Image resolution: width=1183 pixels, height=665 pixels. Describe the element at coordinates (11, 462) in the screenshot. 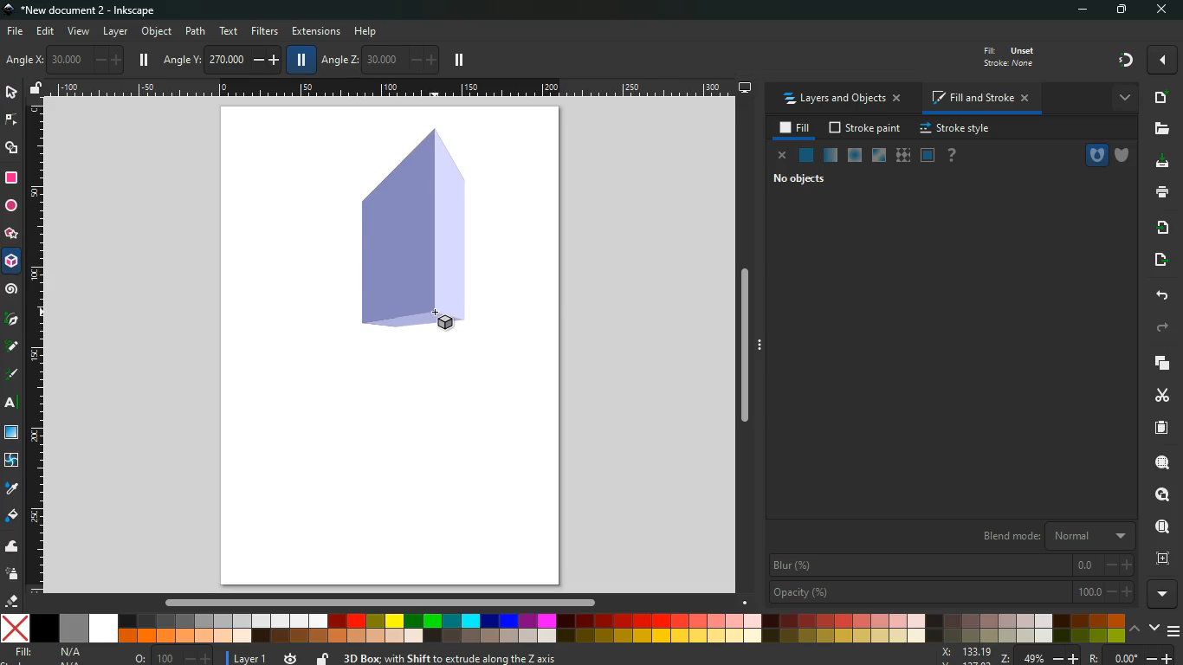

I see `twist` at that location.